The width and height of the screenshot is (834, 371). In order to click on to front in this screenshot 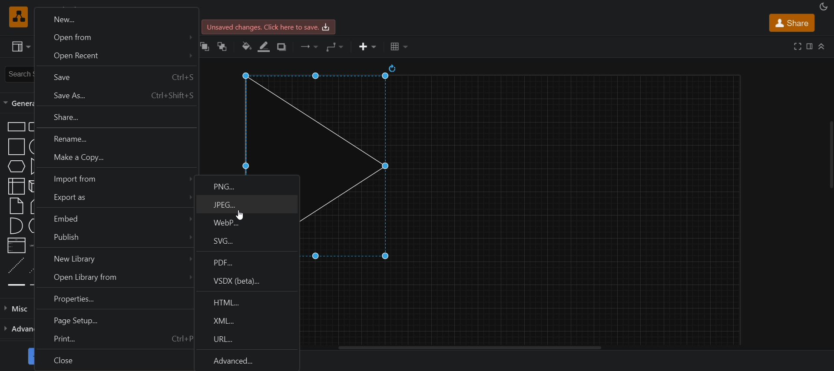, I will do `click(205, 46)`.